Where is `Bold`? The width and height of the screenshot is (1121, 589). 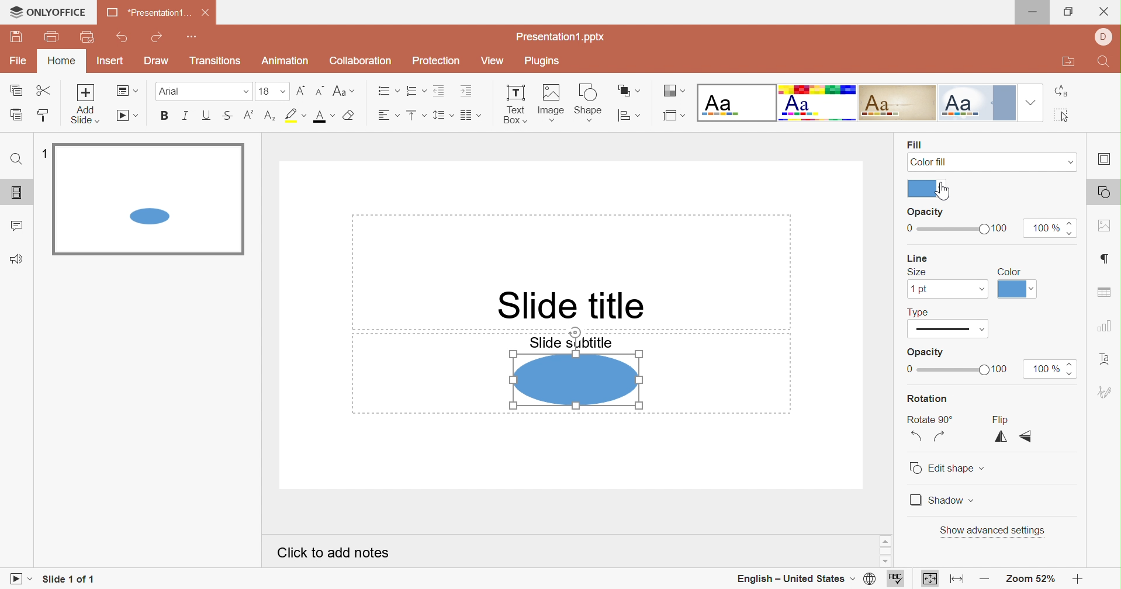
Bold is located at coordinates (166, 116).